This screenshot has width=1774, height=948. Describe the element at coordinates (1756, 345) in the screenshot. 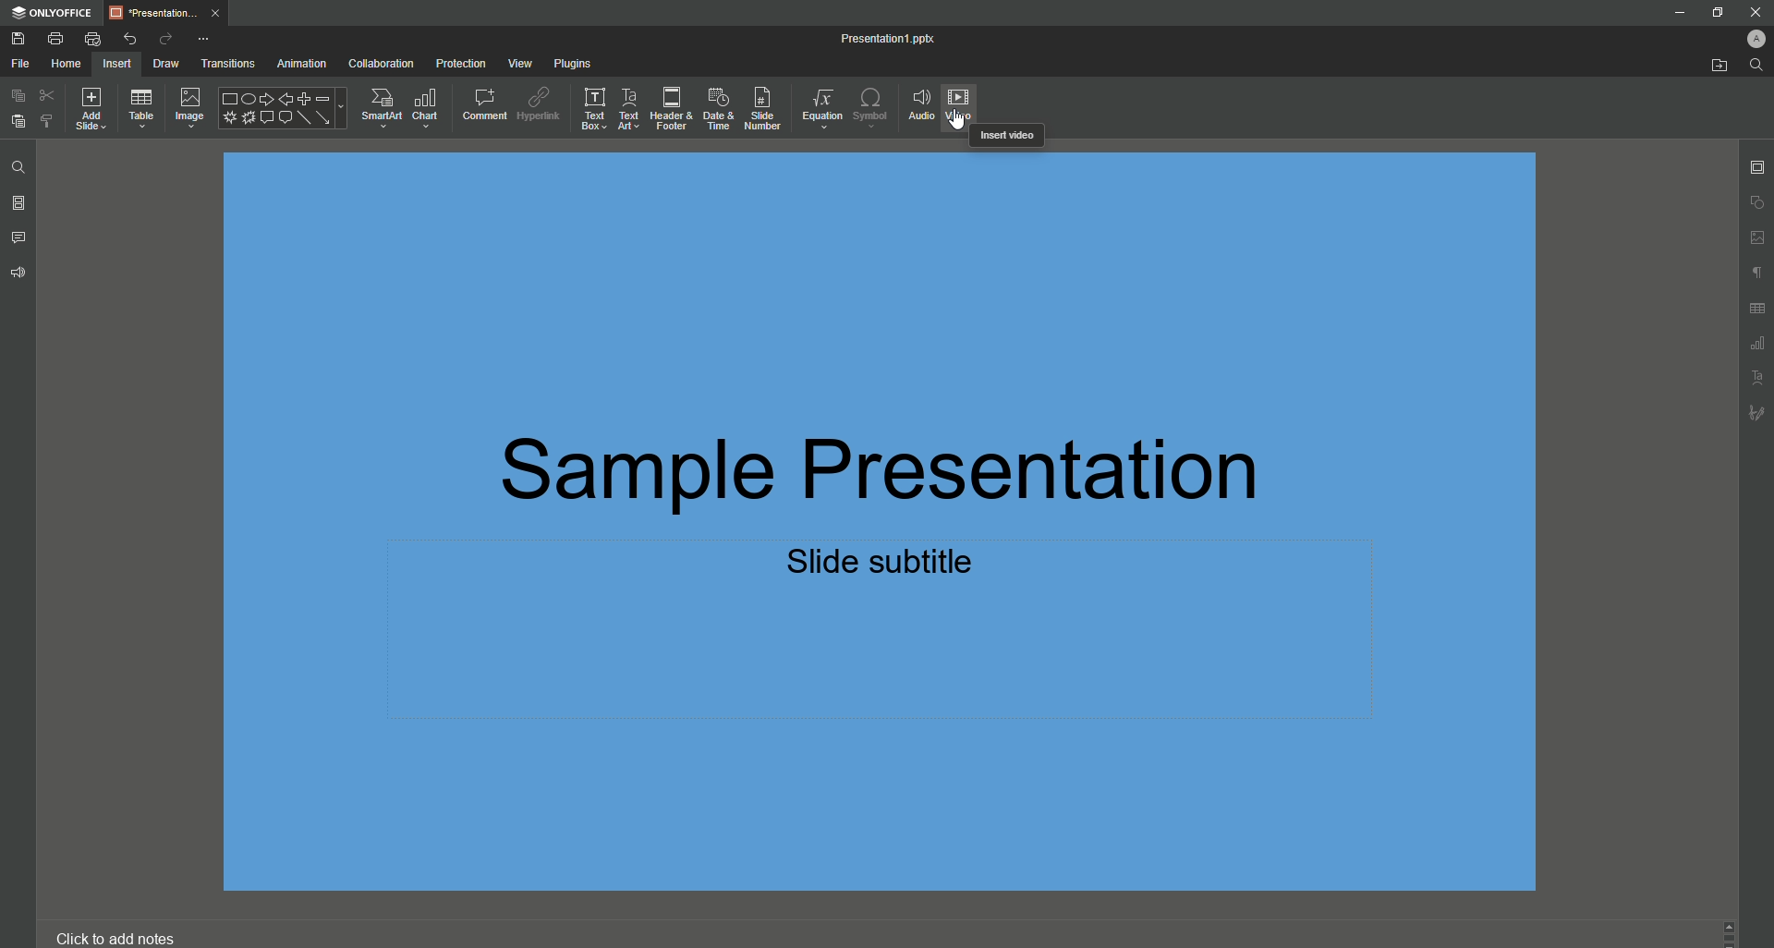

I see `Chart Settings` at that location.